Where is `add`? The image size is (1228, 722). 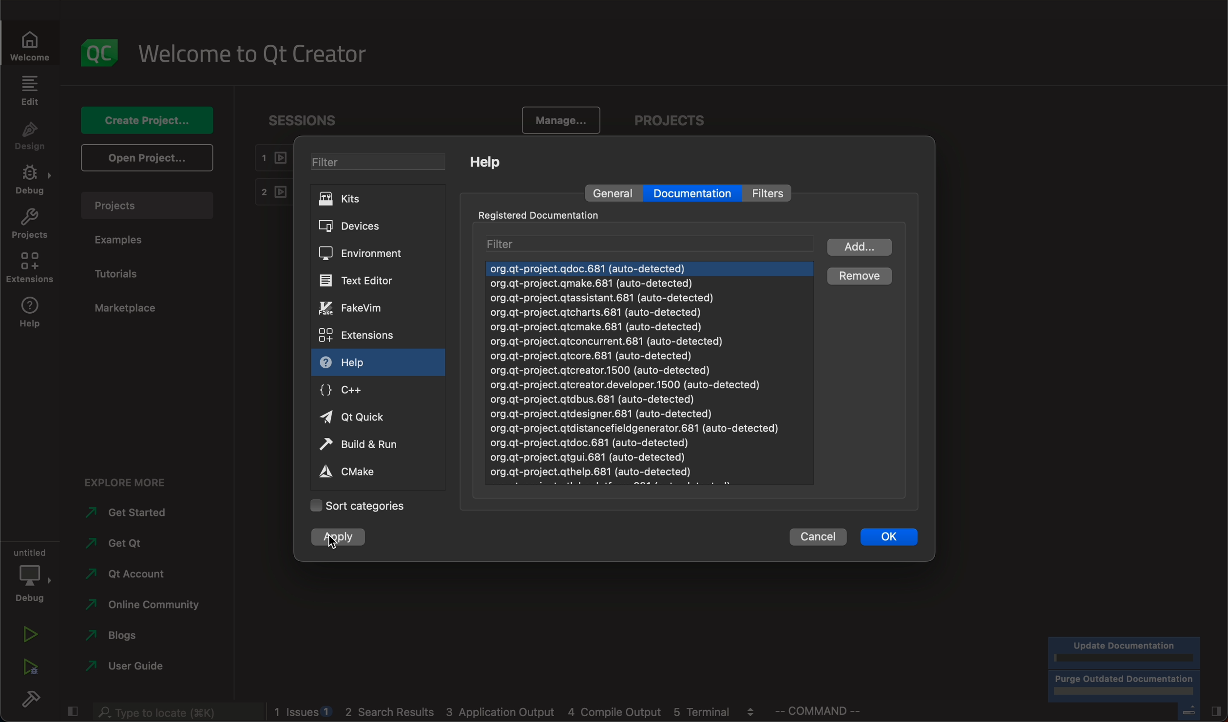
add is located at coordinates (859, 246).